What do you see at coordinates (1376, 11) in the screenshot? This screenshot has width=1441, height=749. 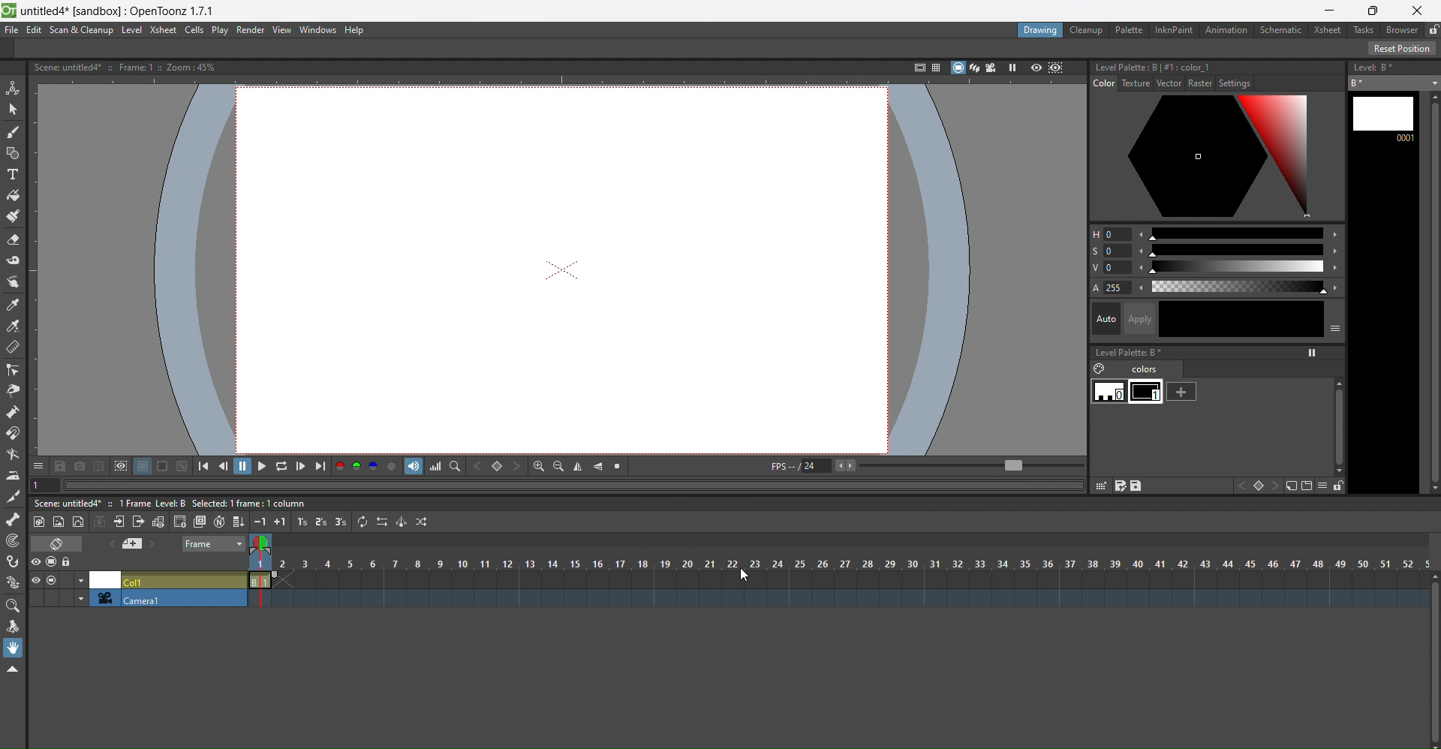 I see `Maximise` at bounding box center [1376, 11].